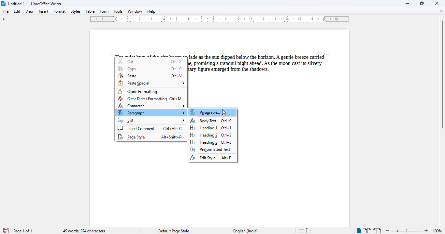  Describe the element at coordinates (6, 11) in the screenshot. I see `file` at that location.